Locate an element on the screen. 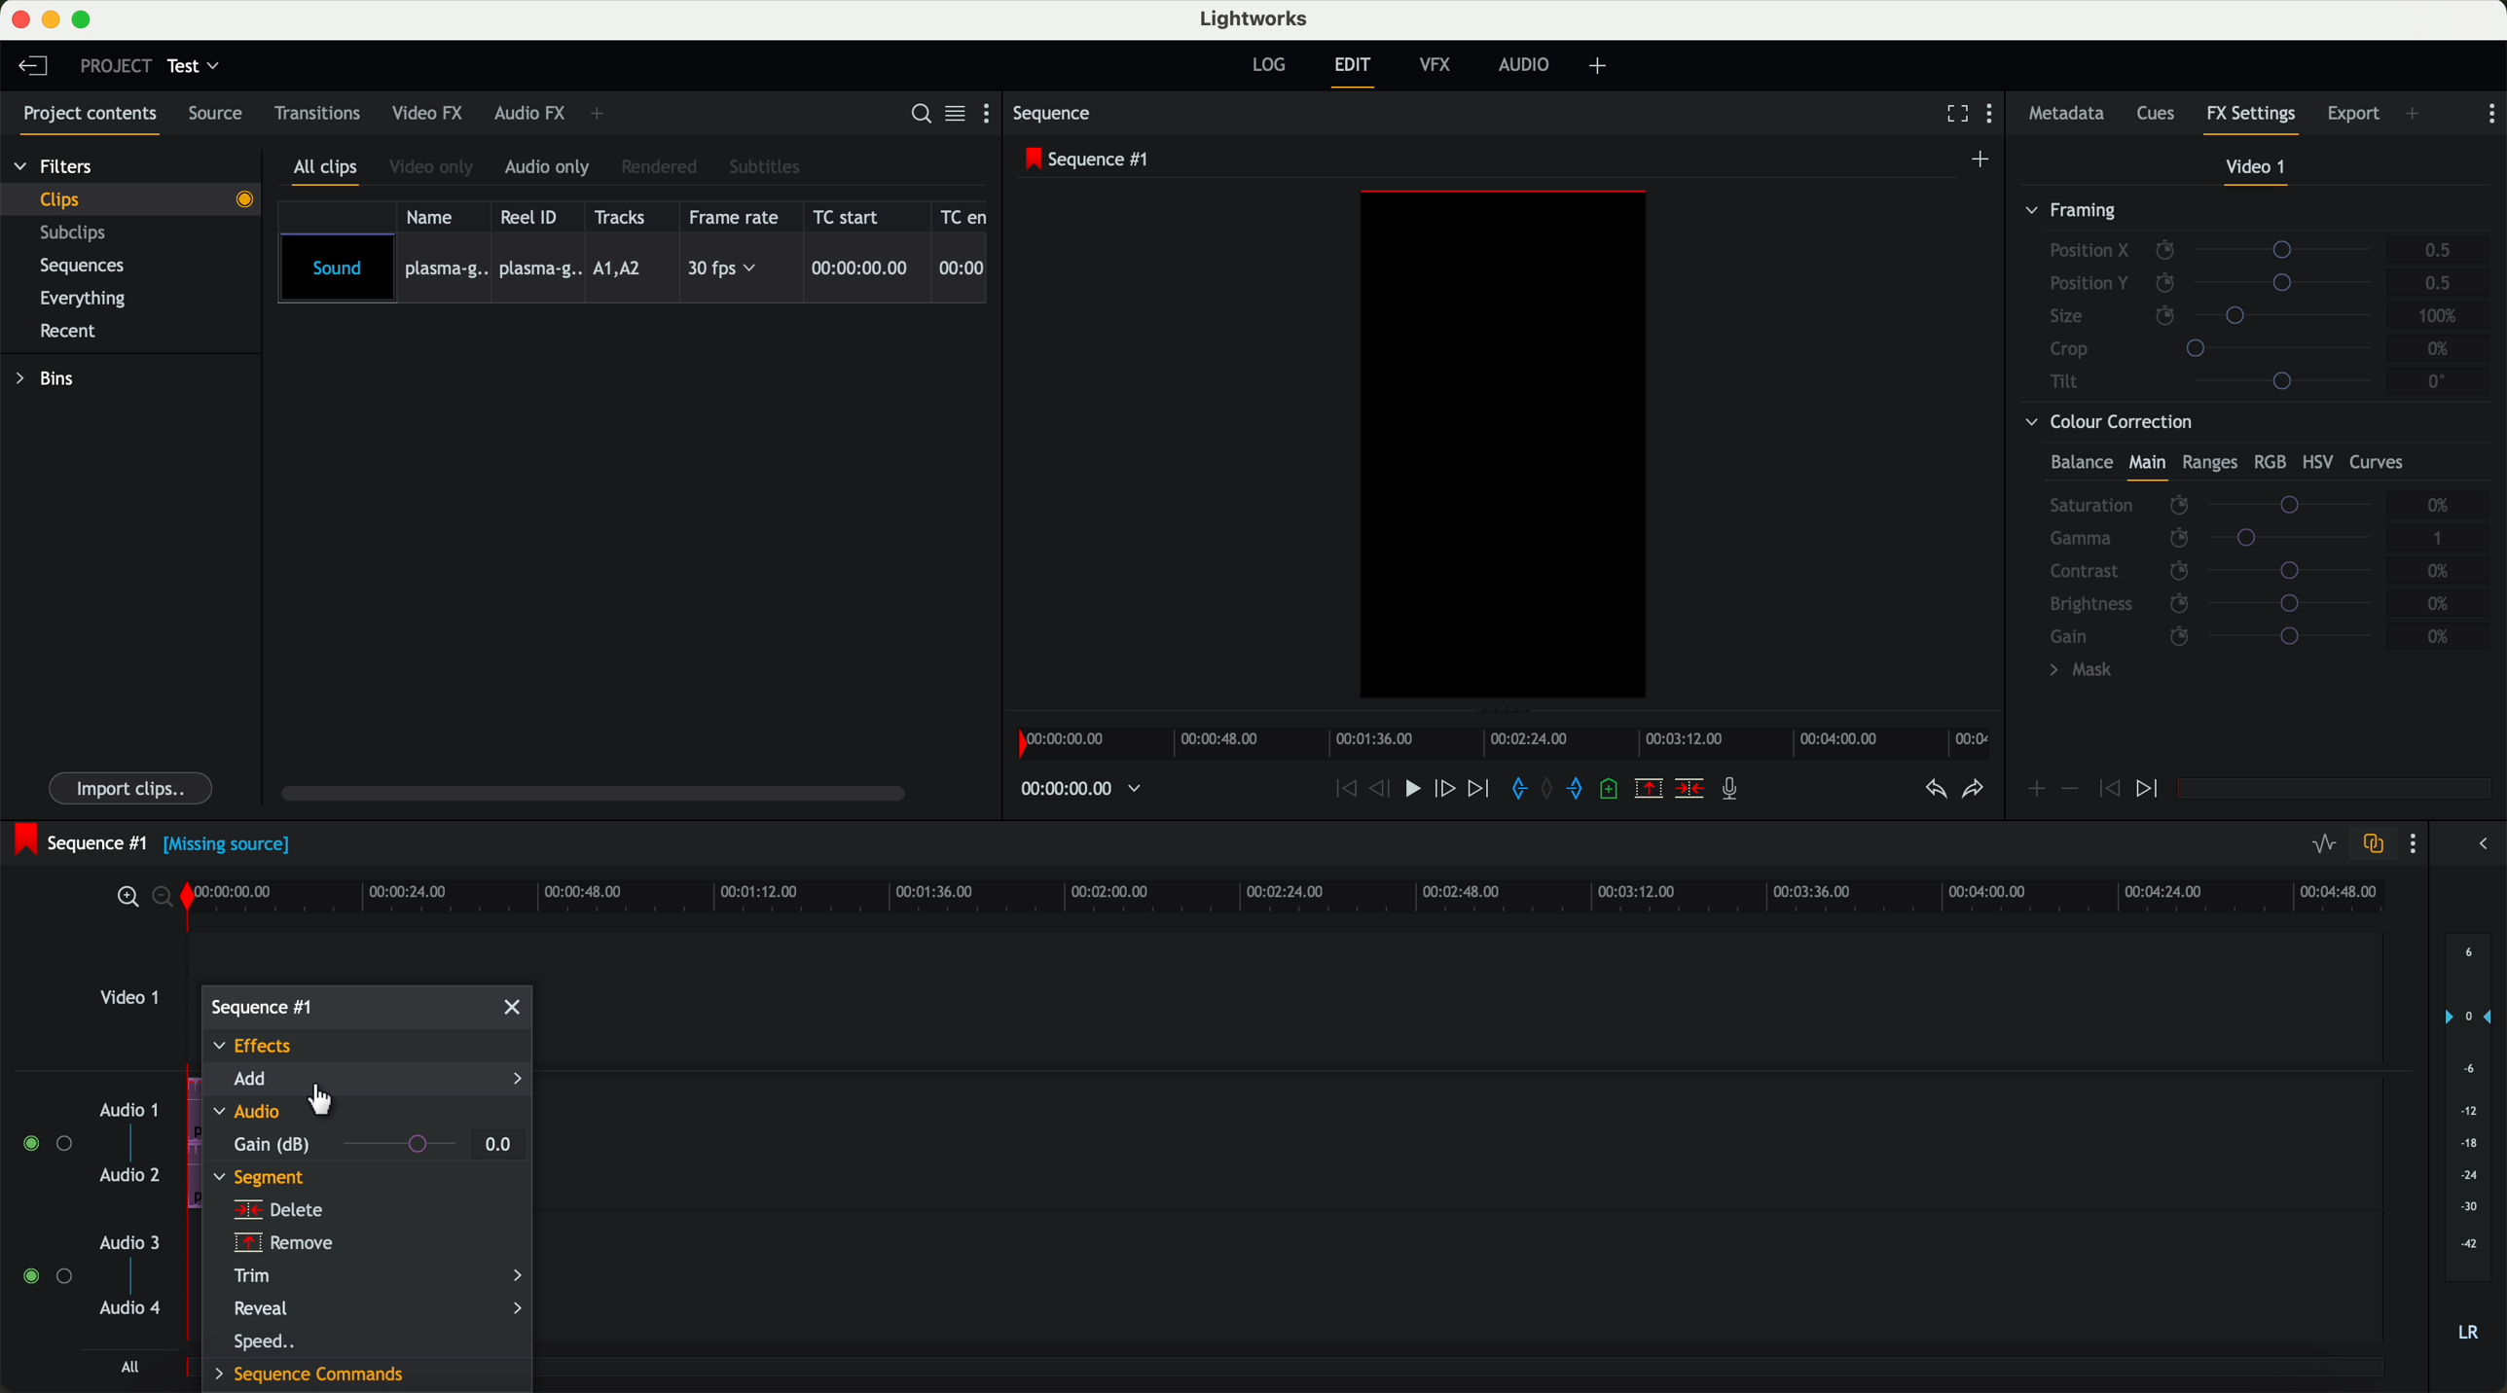 The width and height of the screenshot is (2507, 1393). close window is located at coordinates (514, 1006).